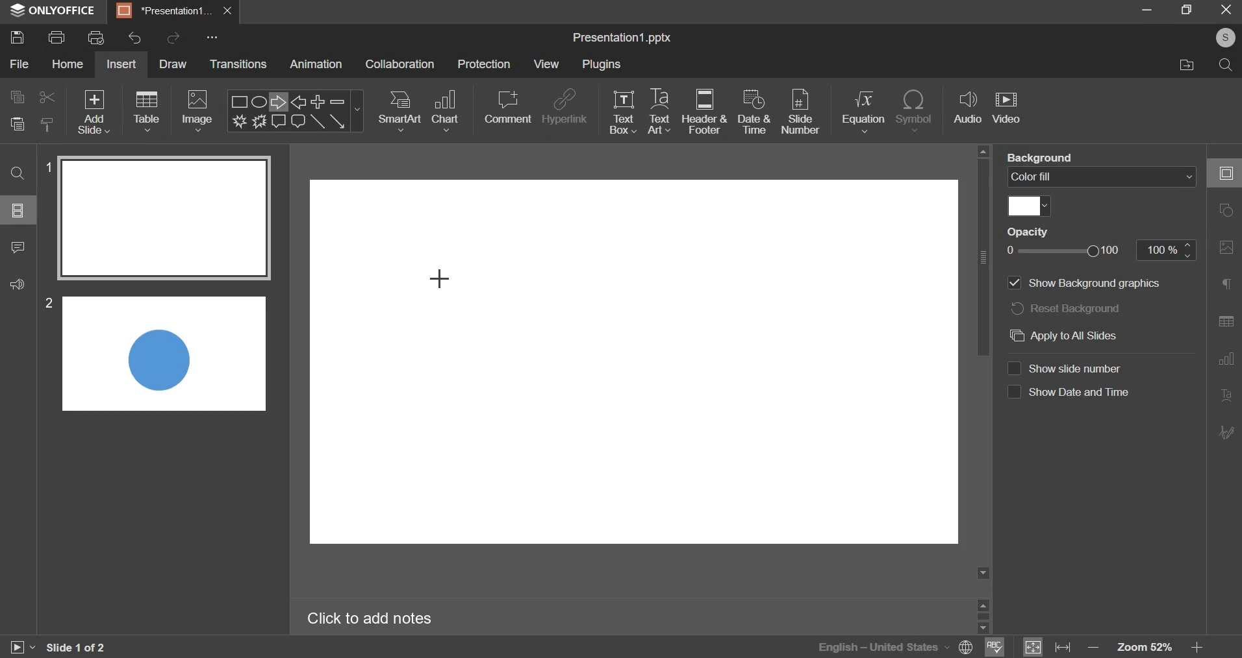 This screenshot has height=658, width=1242. Describe the element at coordinates (358, 109) in the screenshot. I see `more shapes` at that location.